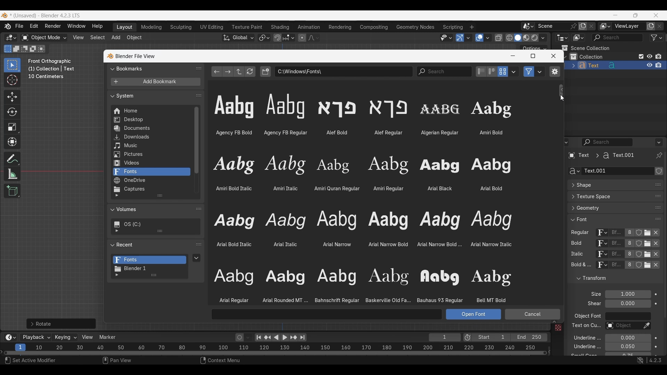  Describe the element at coordinates (53, 26) in the screenshot. I see `Render menu` at that location.